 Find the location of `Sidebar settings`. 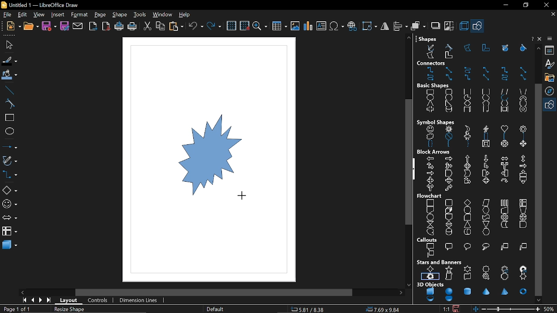

Sidebar settings is located at coordinates (551, 39).